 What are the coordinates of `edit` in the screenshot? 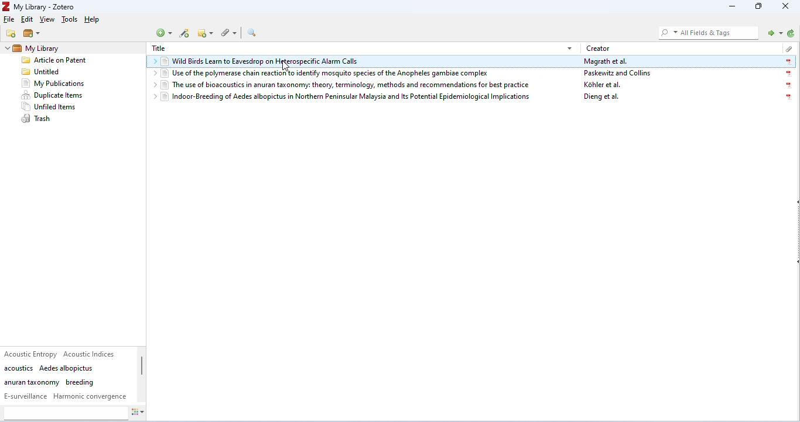 It's located at (26, 20).